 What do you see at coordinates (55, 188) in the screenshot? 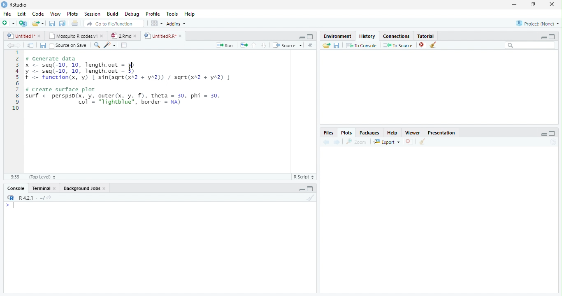
I see `Close` at bounding box center [55, 188].